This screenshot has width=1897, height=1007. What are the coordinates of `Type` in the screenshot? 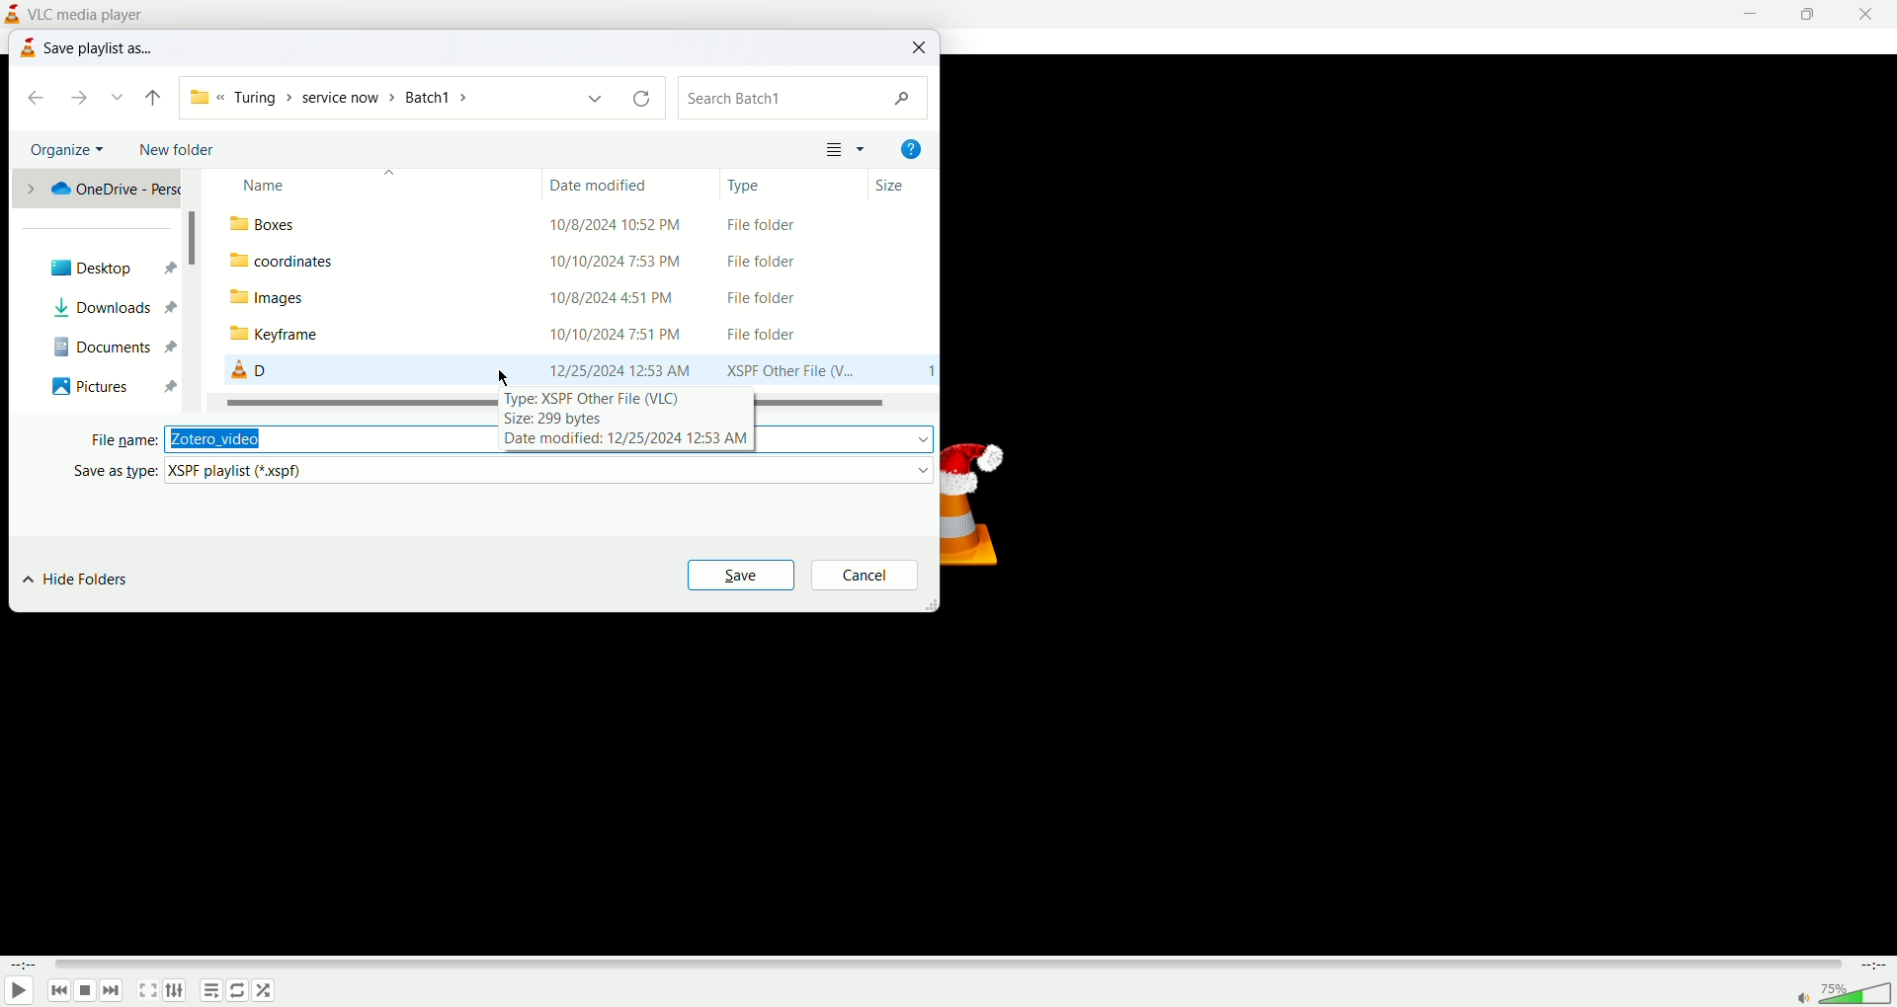 It's located at (757, 187).